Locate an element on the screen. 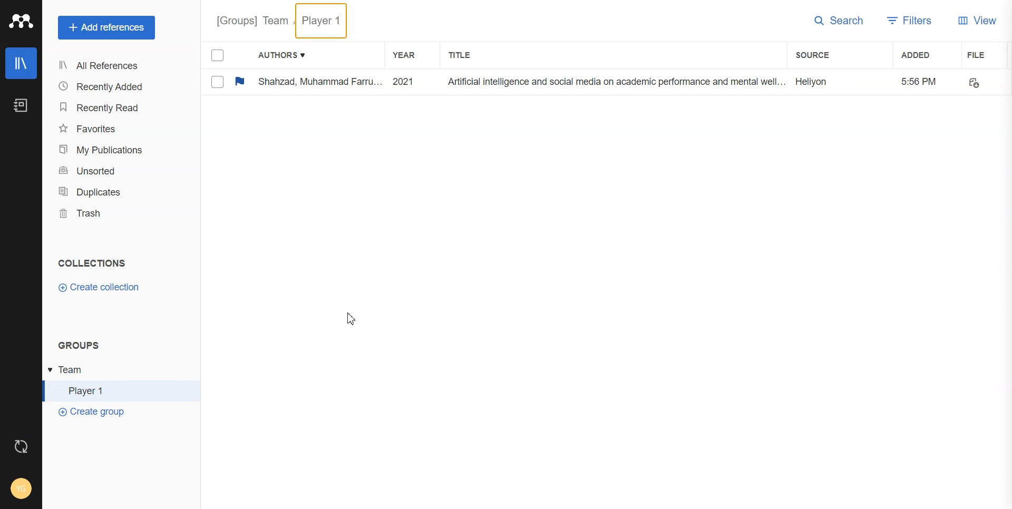  Trash is located at coordinates (106, 213).